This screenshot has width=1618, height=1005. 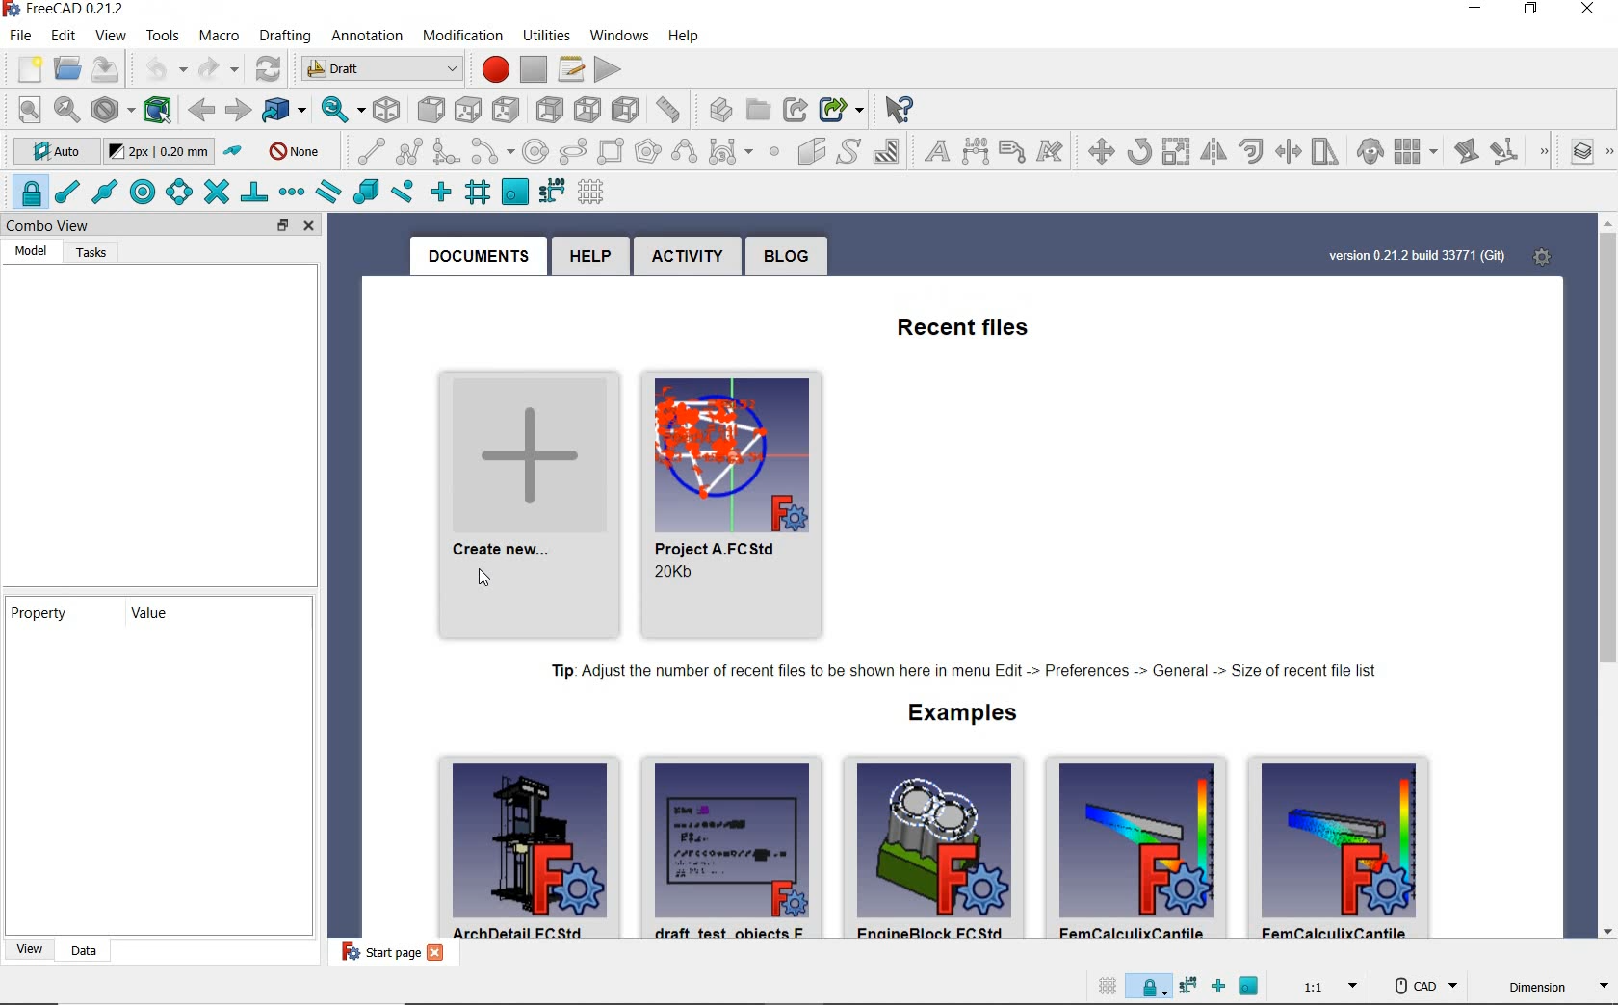 I want to click on snap dimensions, so click(x=552, y=192).